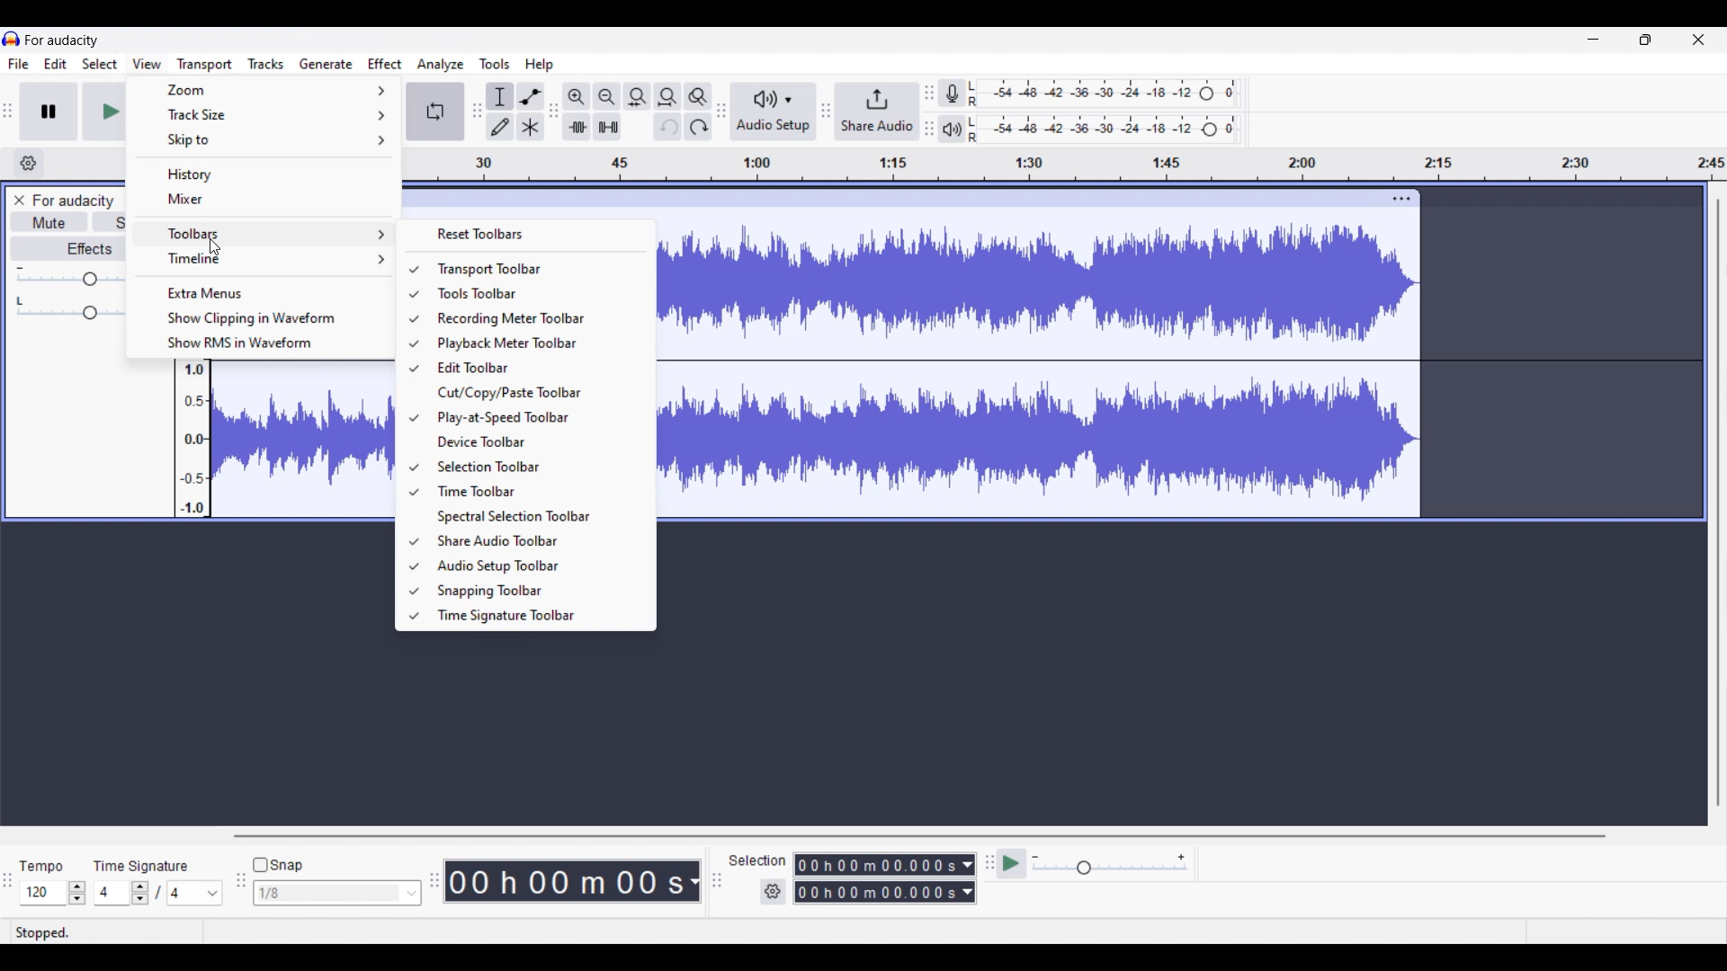  What do you see at coordinates (698, 97) in the screenshot?
I see `Zoom toggle` at bounding box center [698, 97].